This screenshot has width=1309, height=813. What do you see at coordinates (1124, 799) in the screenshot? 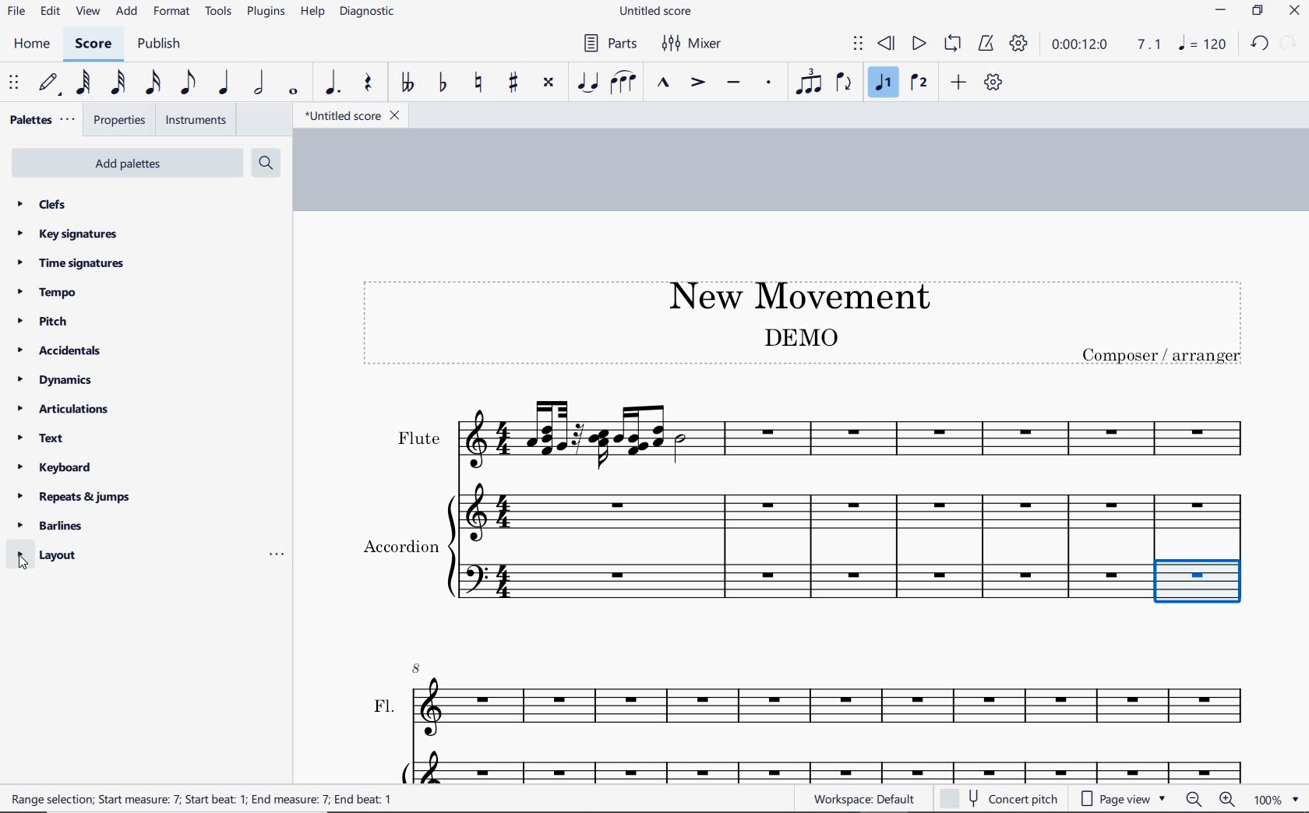
I see `page view` at bounding box center [1124, 799].